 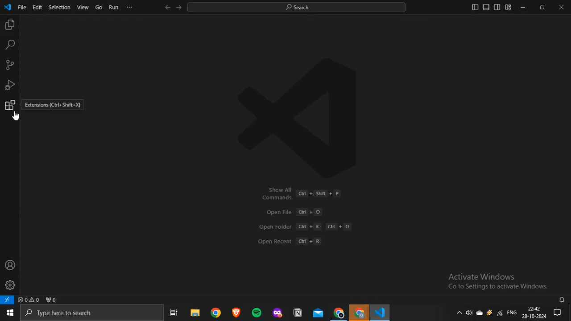 I want to click on no ports forwarded, so click(x=51, y=300).